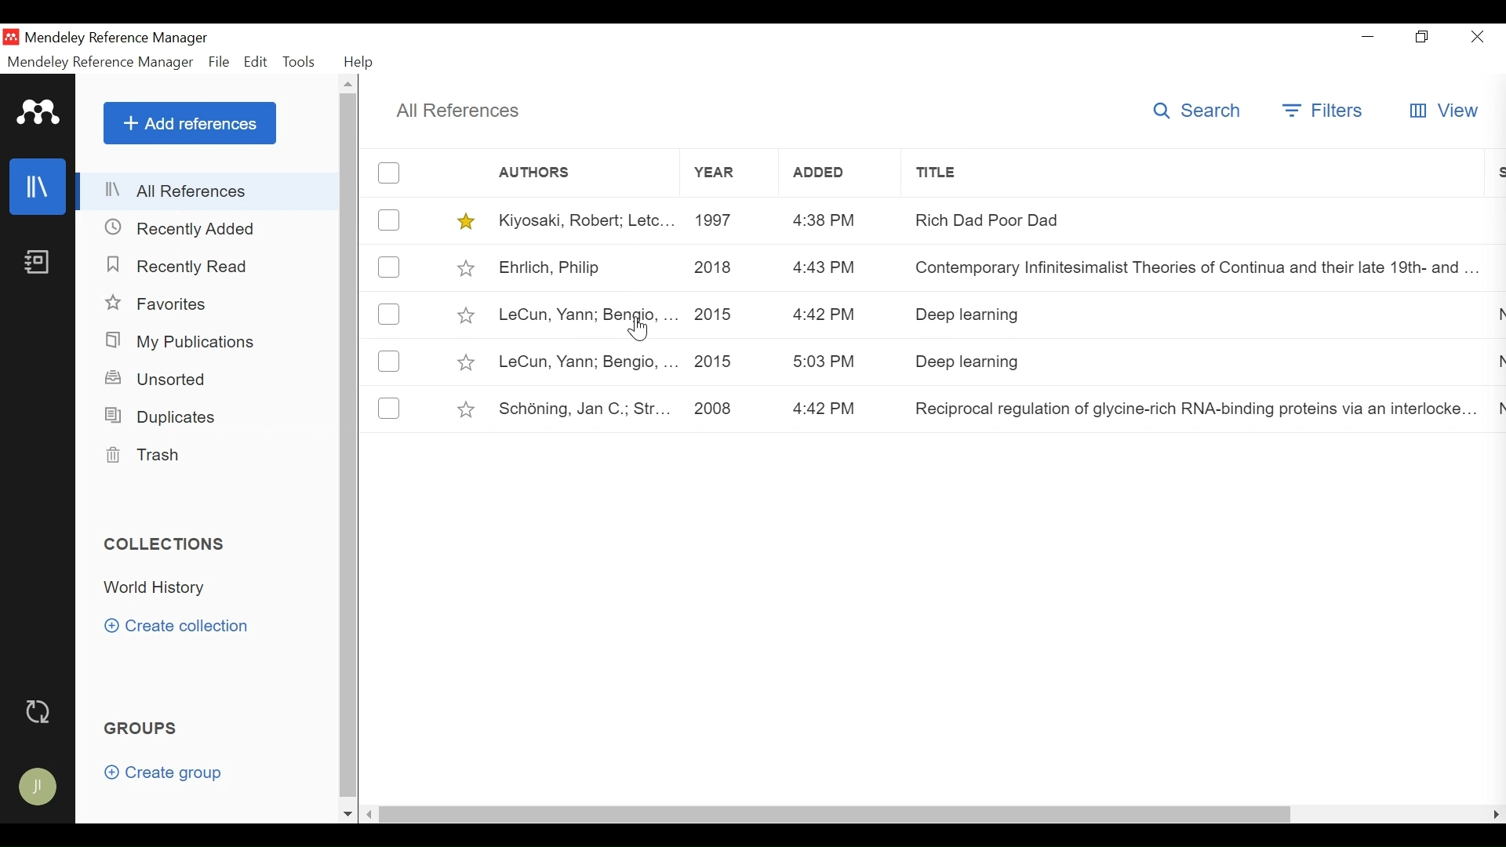 This screenshot has height=847, width=1506. Describe the element at coordinates (547, 173) in the screenshot. I see `Authors` at that location.